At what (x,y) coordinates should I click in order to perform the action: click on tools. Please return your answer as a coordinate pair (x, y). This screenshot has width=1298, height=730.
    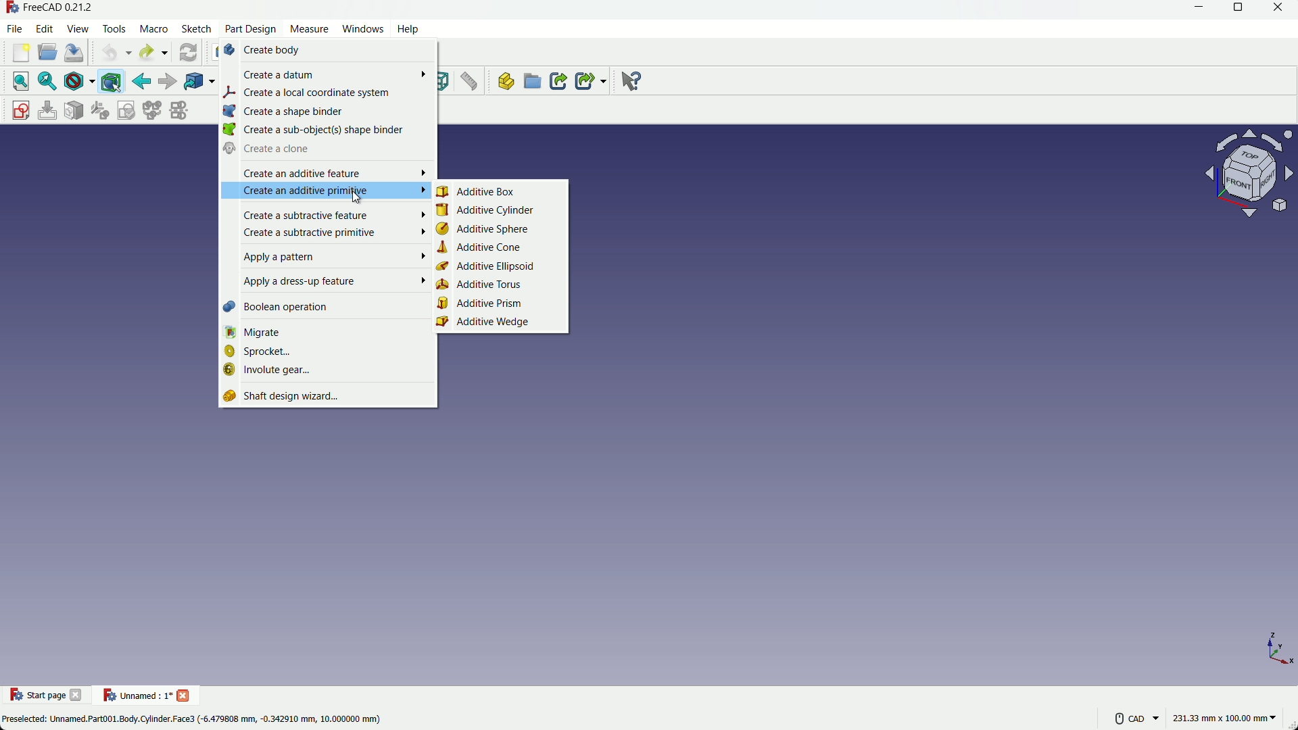
    Looking at the image, I should click on (114, 29).